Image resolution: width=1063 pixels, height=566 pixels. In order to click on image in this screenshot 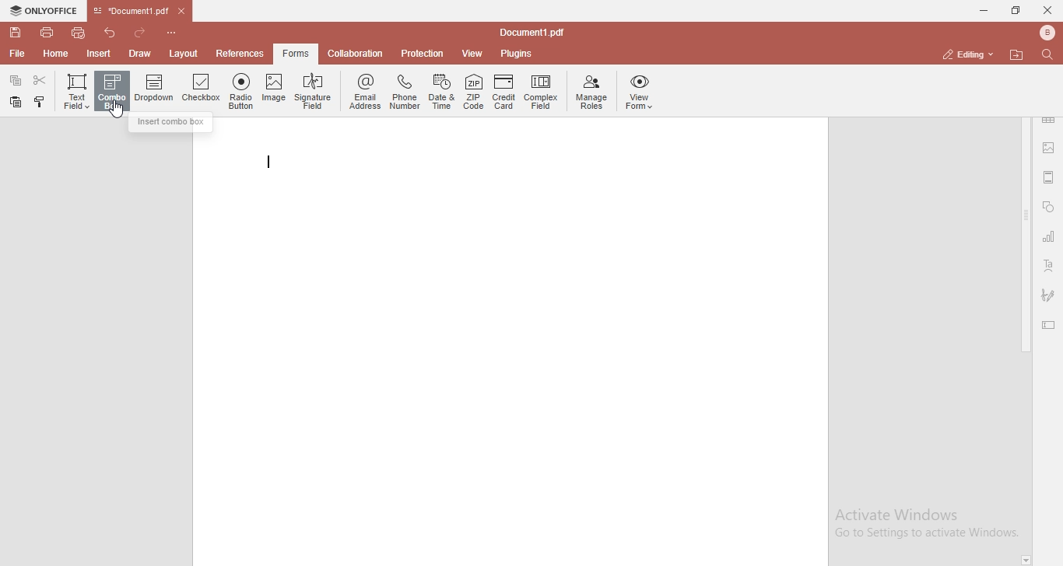, I will do `click(274, 91)`.